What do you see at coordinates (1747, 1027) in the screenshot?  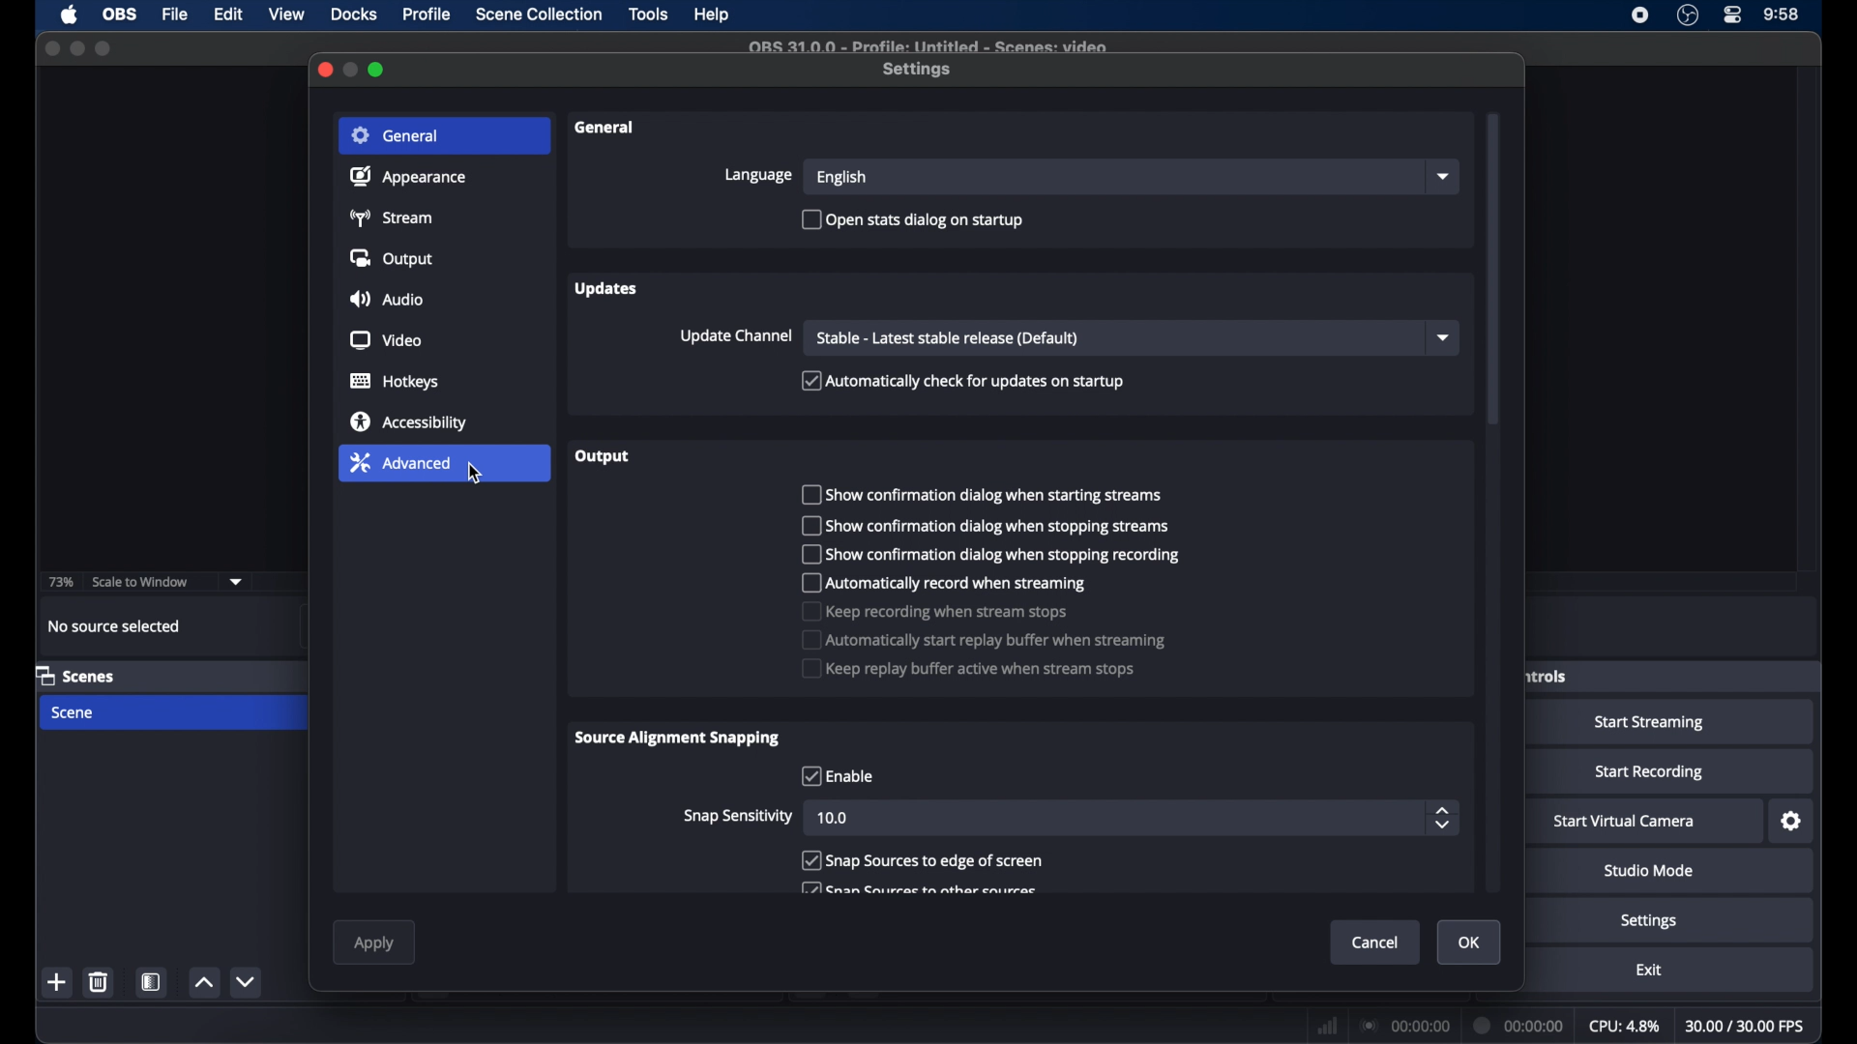 I see `fps` at bounding box center [1747, 1027].